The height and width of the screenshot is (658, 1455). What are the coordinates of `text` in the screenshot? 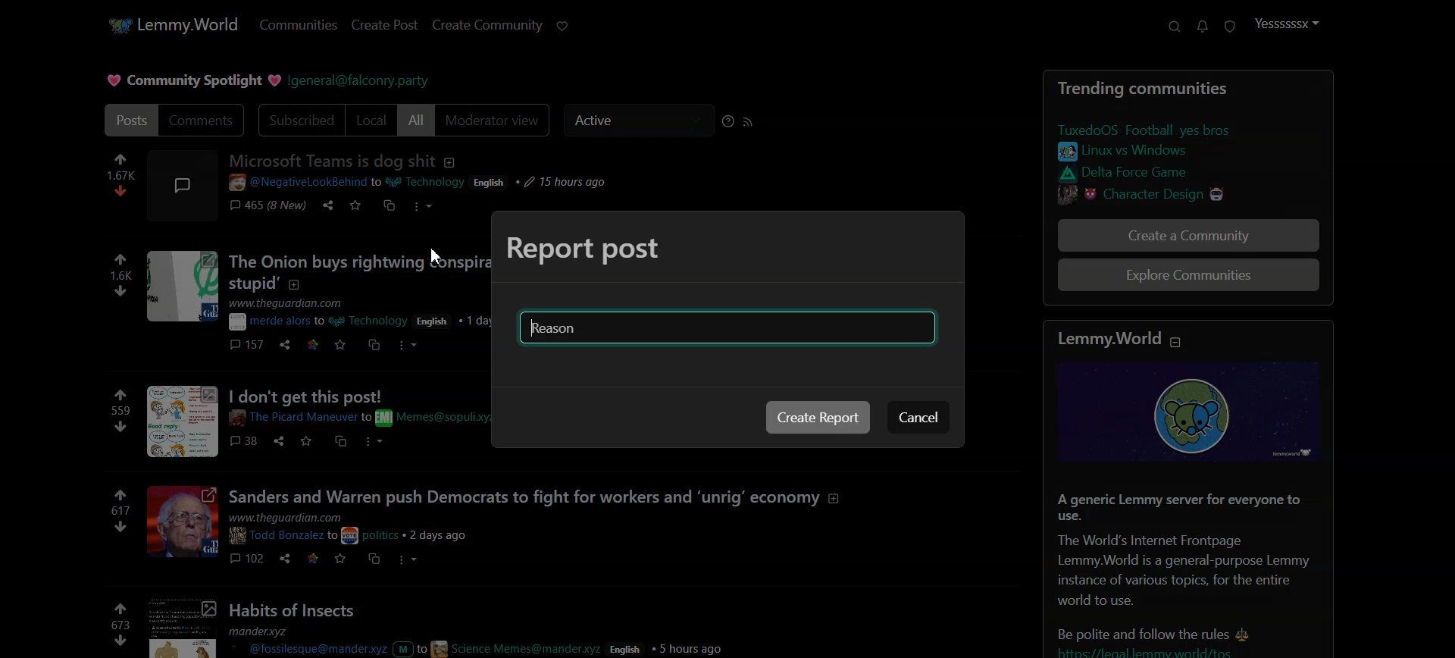 It's located at (1129, 341).